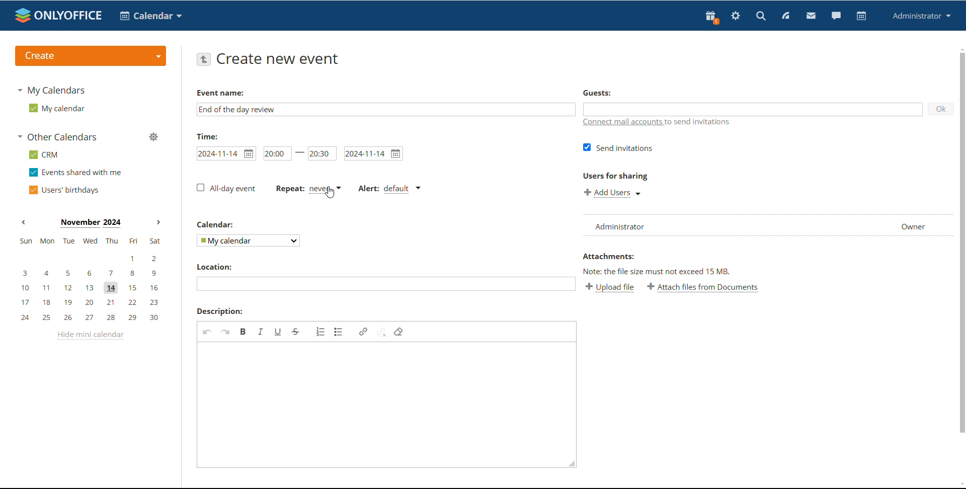  What do you see at coordinates (323, 153) in the screenshot?
I see `end time set` at bounding box center [323, 153].